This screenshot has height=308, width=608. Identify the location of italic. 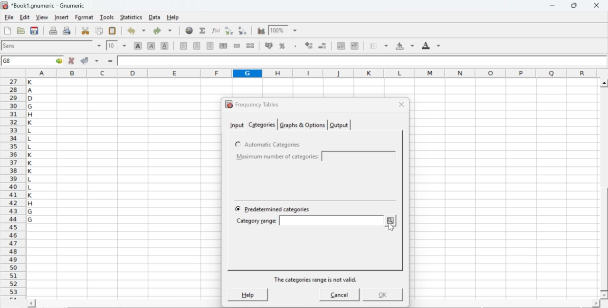
(152, 45).